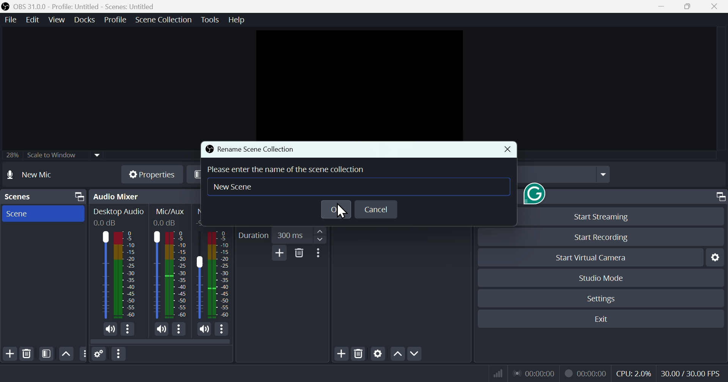 The height and width of the screenshot is (382, 728). Describe the element at coordinates (108, 223) in the screenshot. I see `0.0dB` at that location.